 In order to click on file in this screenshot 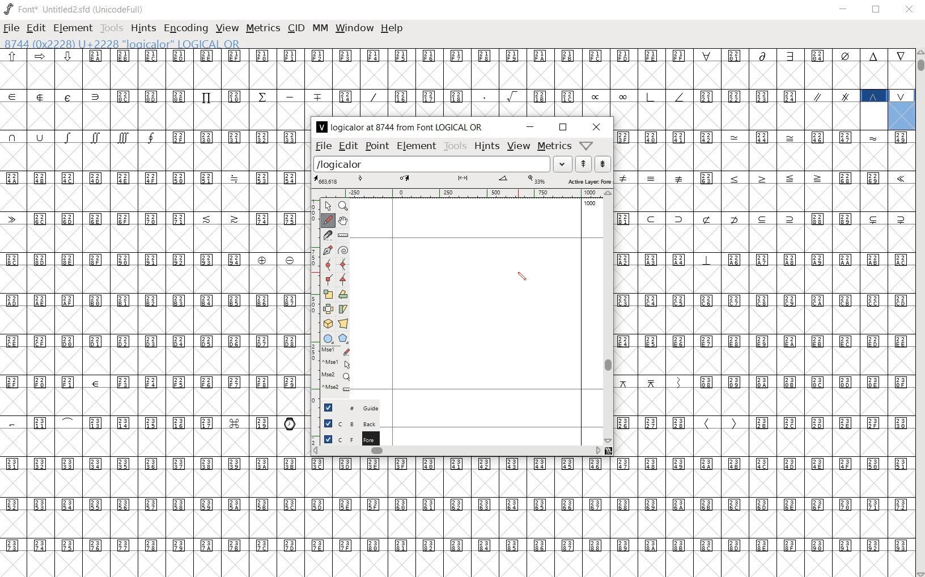, I will do `click(323, 146)`.